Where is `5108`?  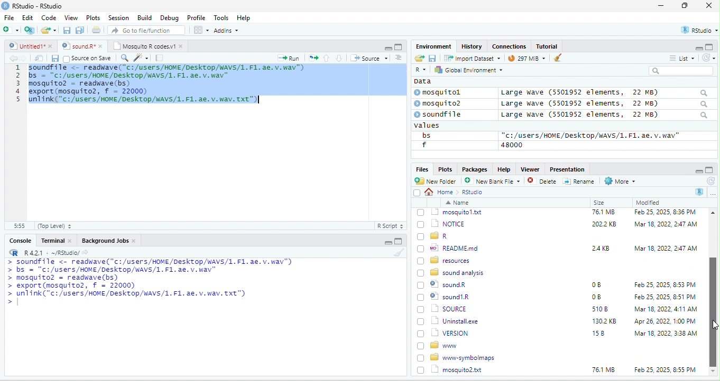
5108 is located at coordinates (597, 359).